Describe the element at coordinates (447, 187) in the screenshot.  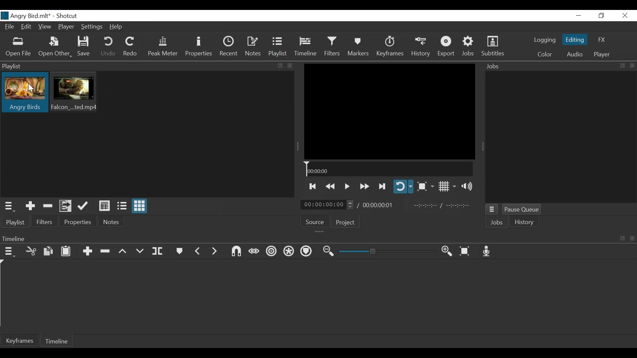
I see `Toggle display grid on player` at that location.